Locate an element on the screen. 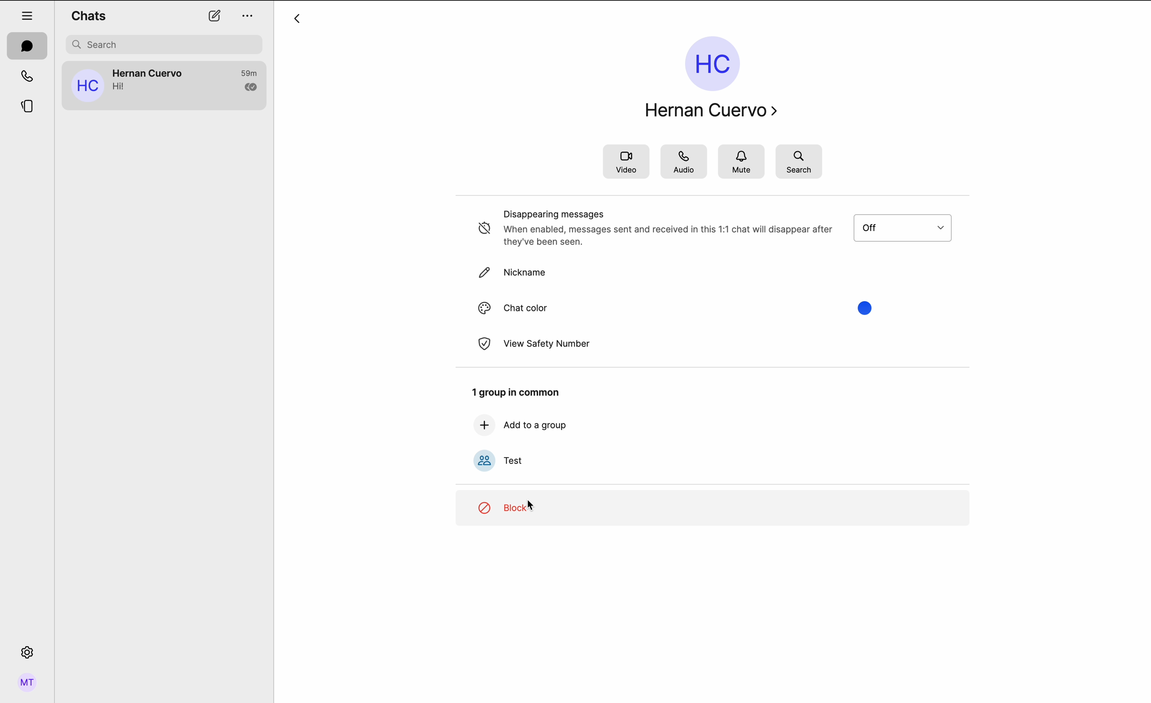 The height and width of the screenshot is (703, 1151). calls is located at coordinates (29, 77).